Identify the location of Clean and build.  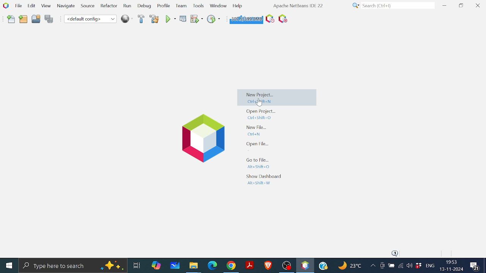
(154, 19).